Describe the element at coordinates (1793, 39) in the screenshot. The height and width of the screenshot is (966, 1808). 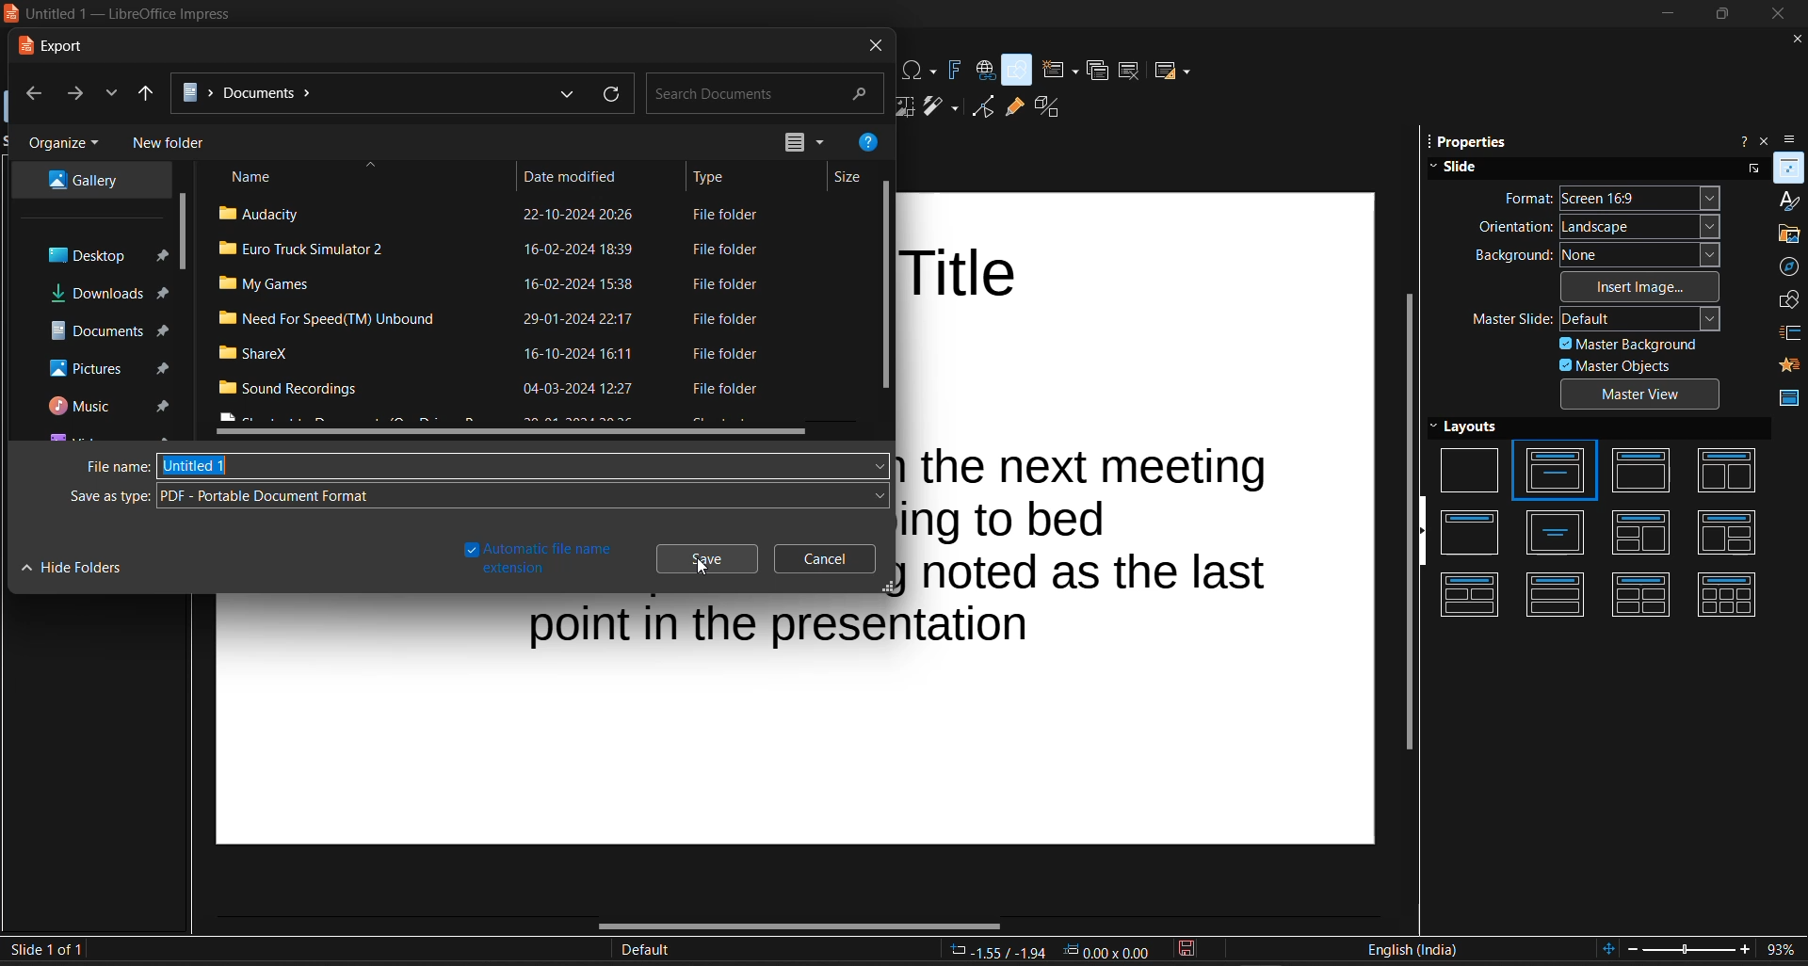
I see `close document` at that location.